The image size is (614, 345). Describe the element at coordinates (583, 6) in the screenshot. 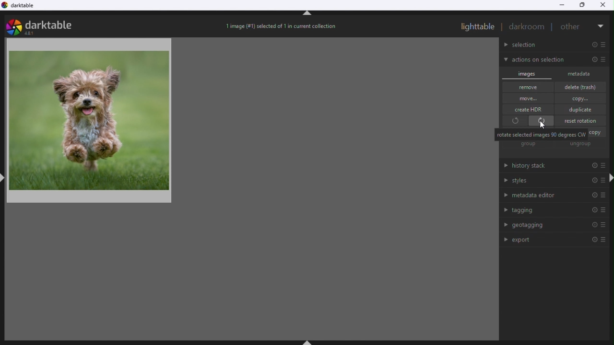

I see `Restore` at that location.